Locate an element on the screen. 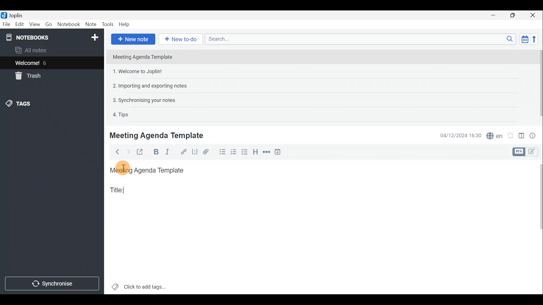 This screenshot has height=305, width=543. Spell checker is located at coordinates (495, 135).